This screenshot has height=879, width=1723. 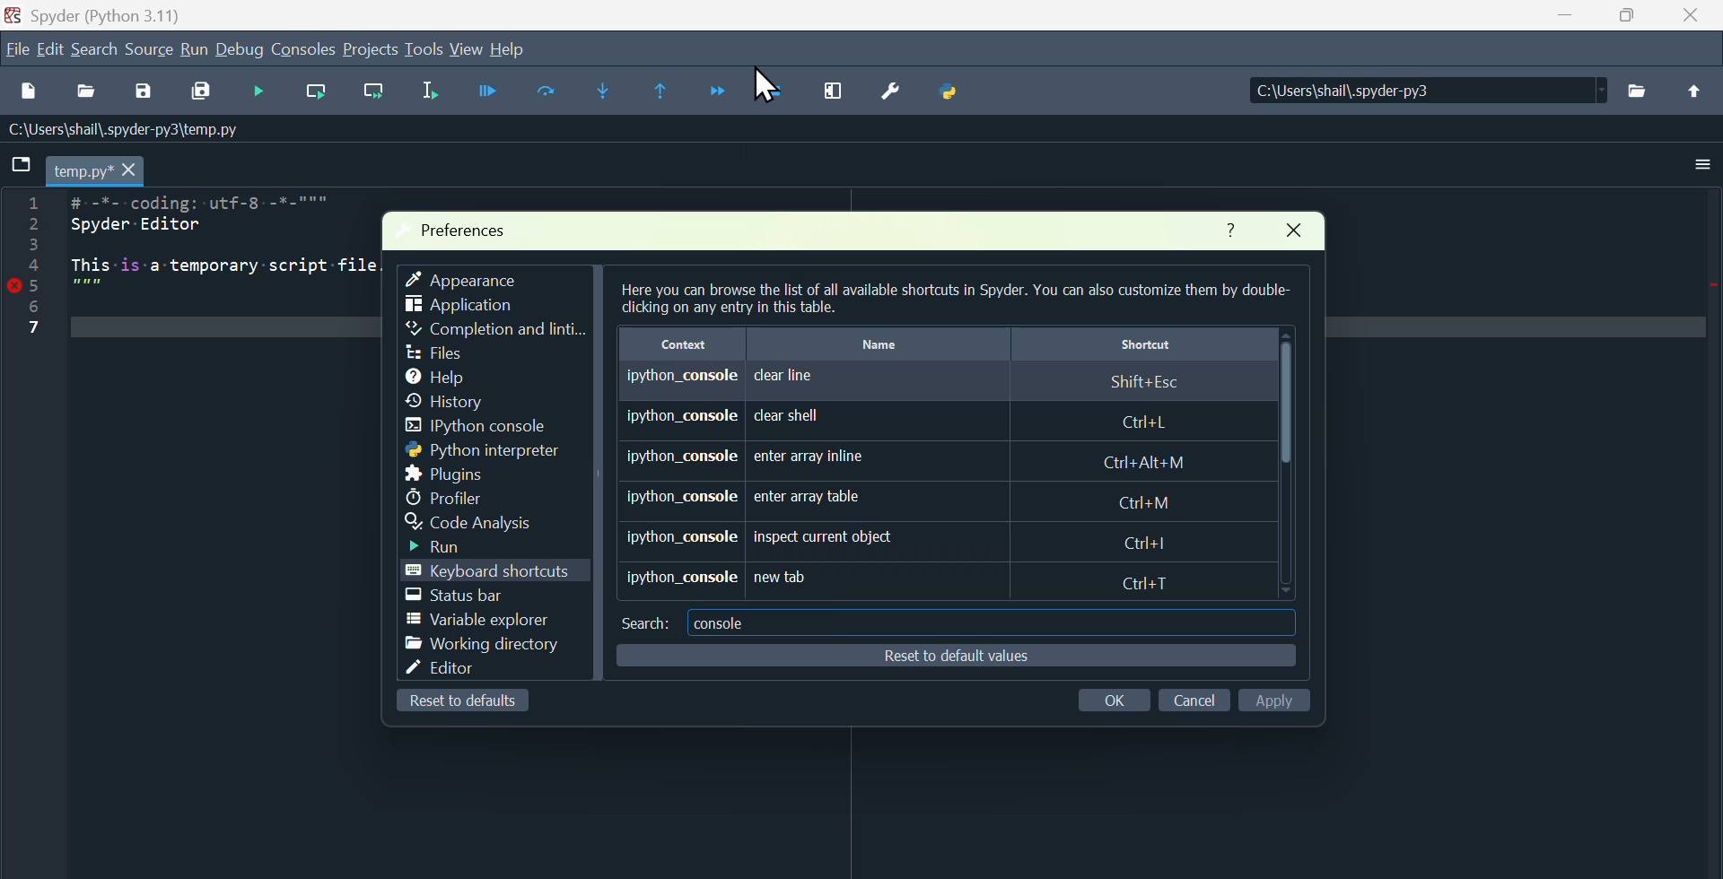 What do you see at coordinates (372, 50) in the screenshot?
I see `Projects` at bounding box center [372, 50].